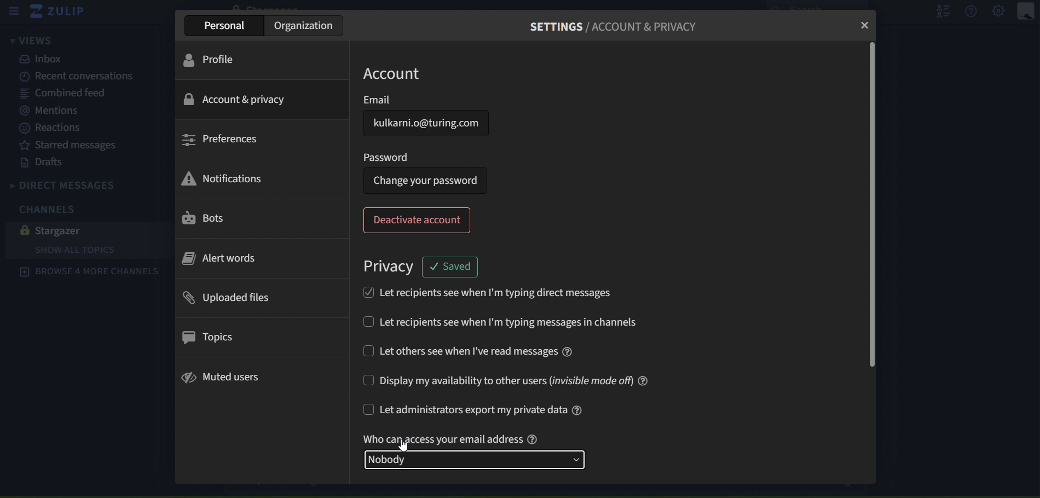 Image resolution: width=1040 pixels, height=498 pixels. I want to click on account, so click(396, 74).